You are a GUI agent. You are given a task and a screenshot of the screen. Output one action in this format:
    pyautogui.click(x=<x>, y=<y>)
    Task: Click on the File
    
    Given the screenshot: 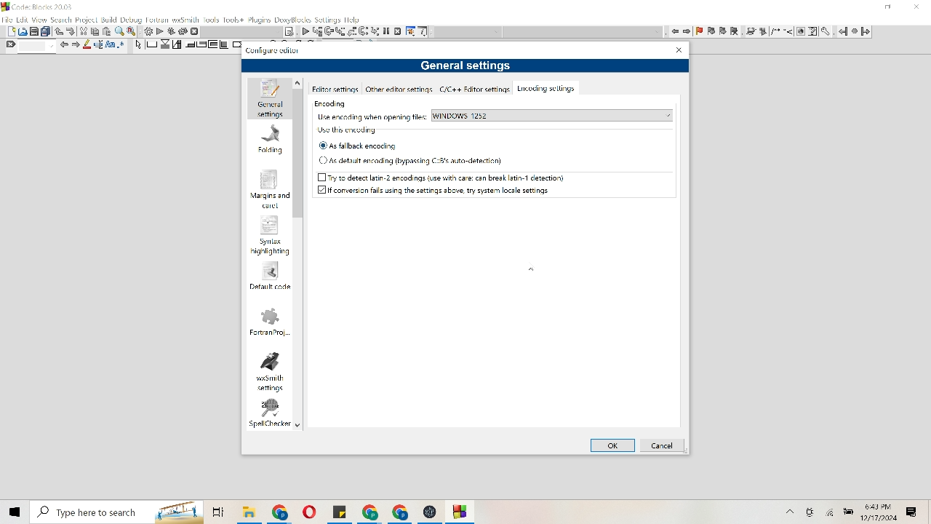 What is the action you would take?
    pyautogui.click(x=308, y=512)
    